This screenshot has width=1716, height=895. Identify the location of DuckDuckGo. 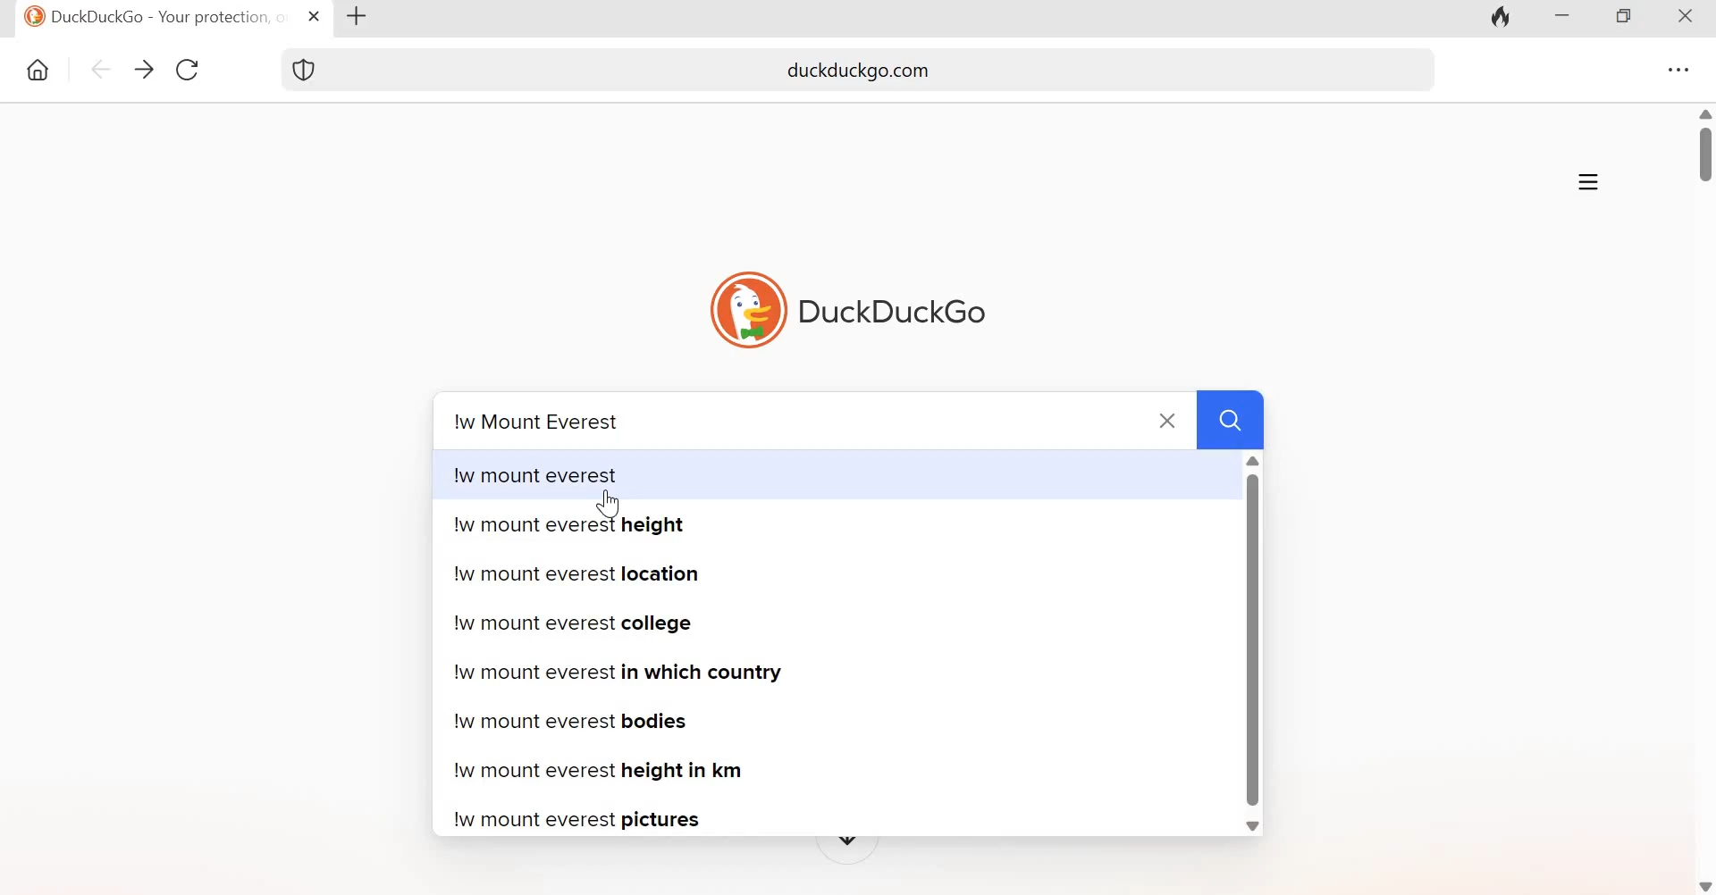
(893, 314).